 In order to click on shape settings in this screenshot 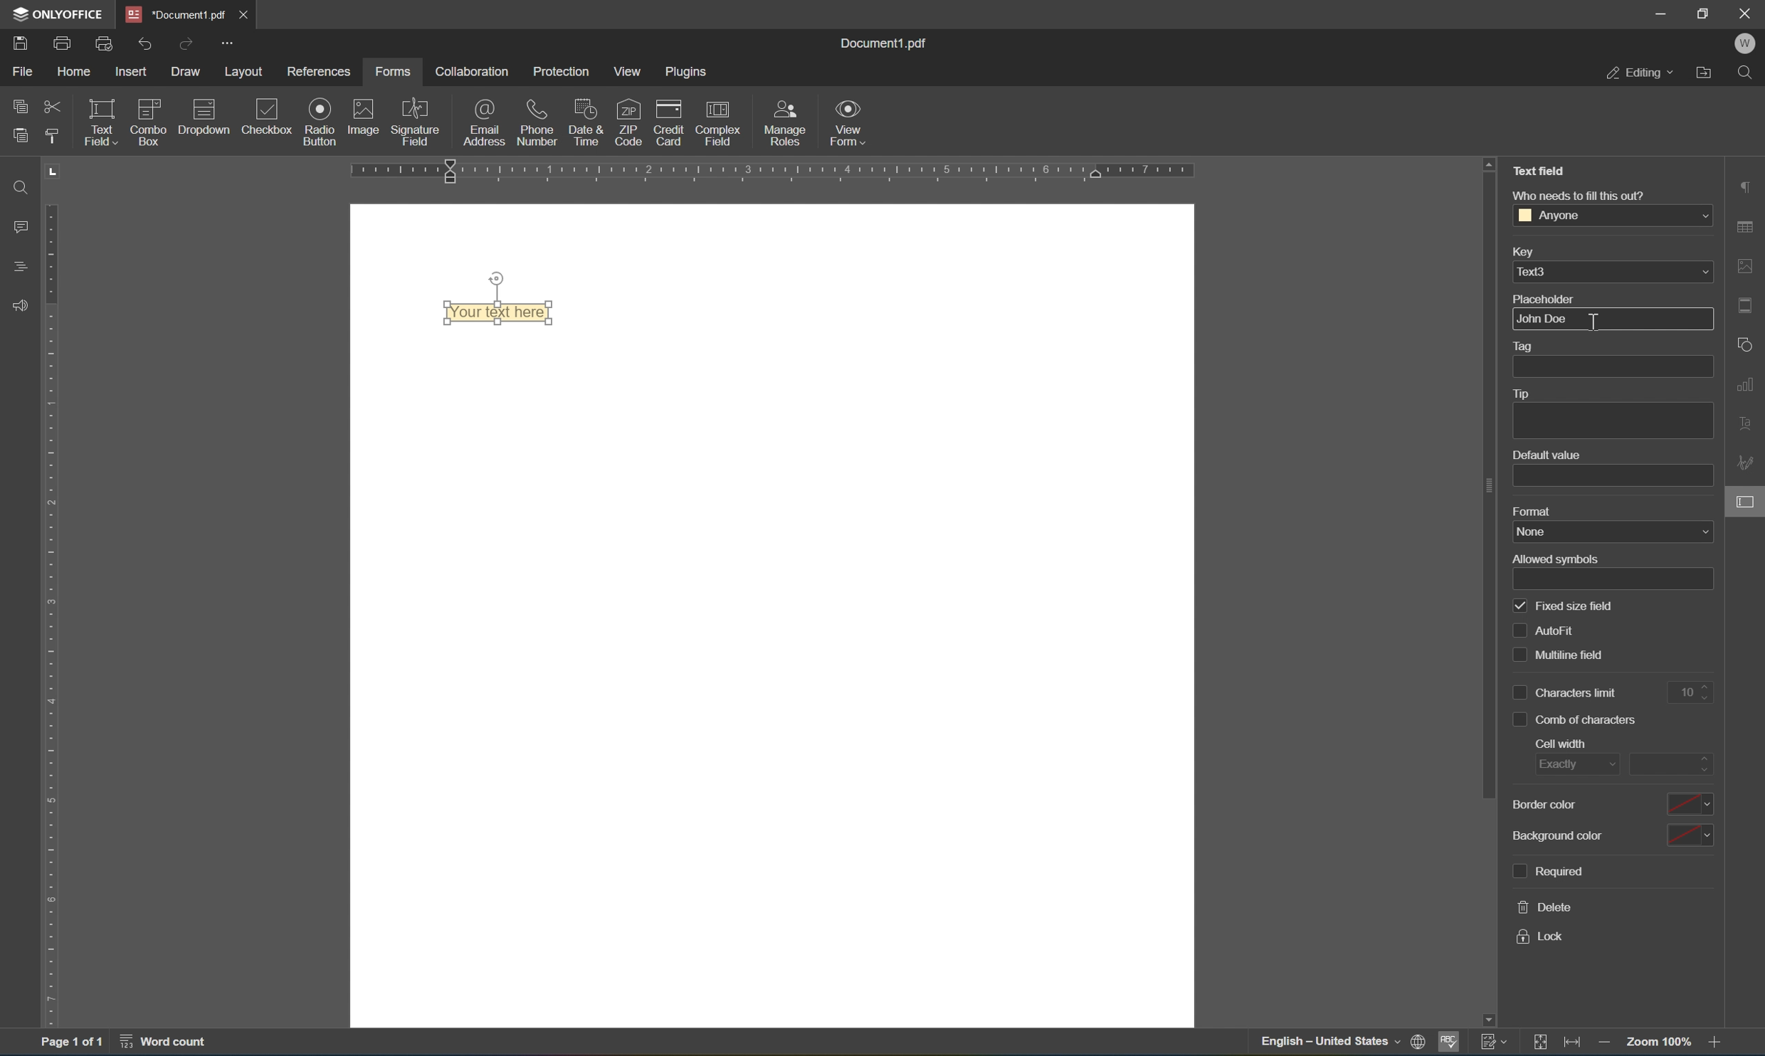, I will do `click(1744, 343)`.